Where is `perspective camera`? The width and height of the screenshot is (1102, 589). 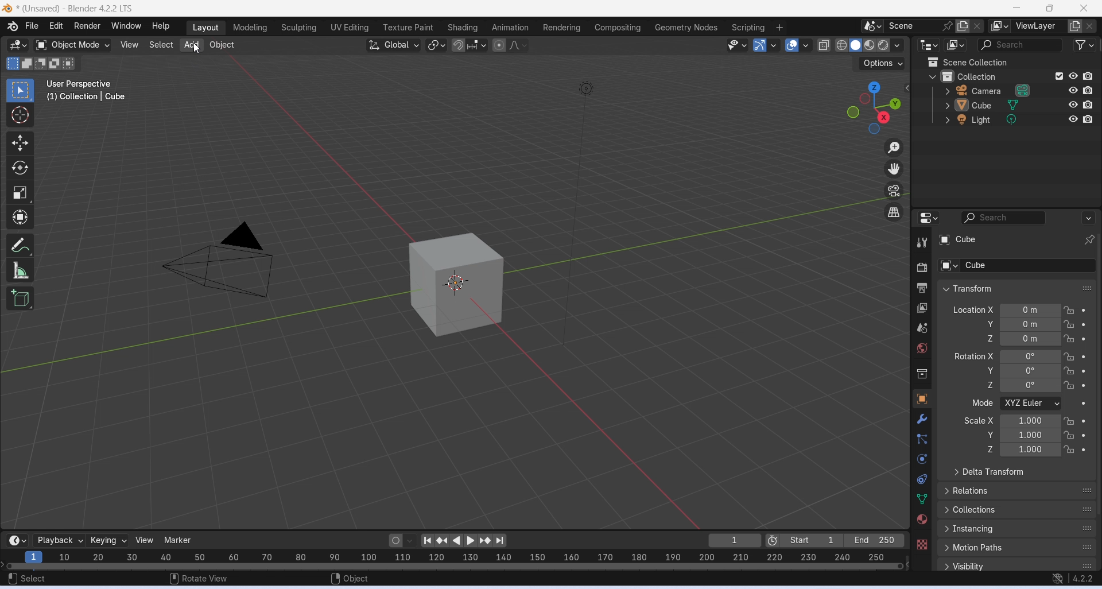
perspective camera is located at coordinates (218, 263).